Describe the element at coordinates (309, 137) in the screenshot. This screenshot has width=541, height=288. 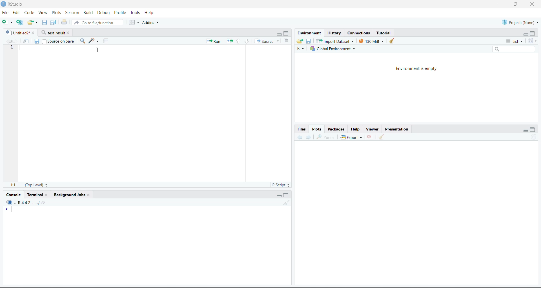
I see `Go forward to the next source location (Ctrl + F10)` at that location.